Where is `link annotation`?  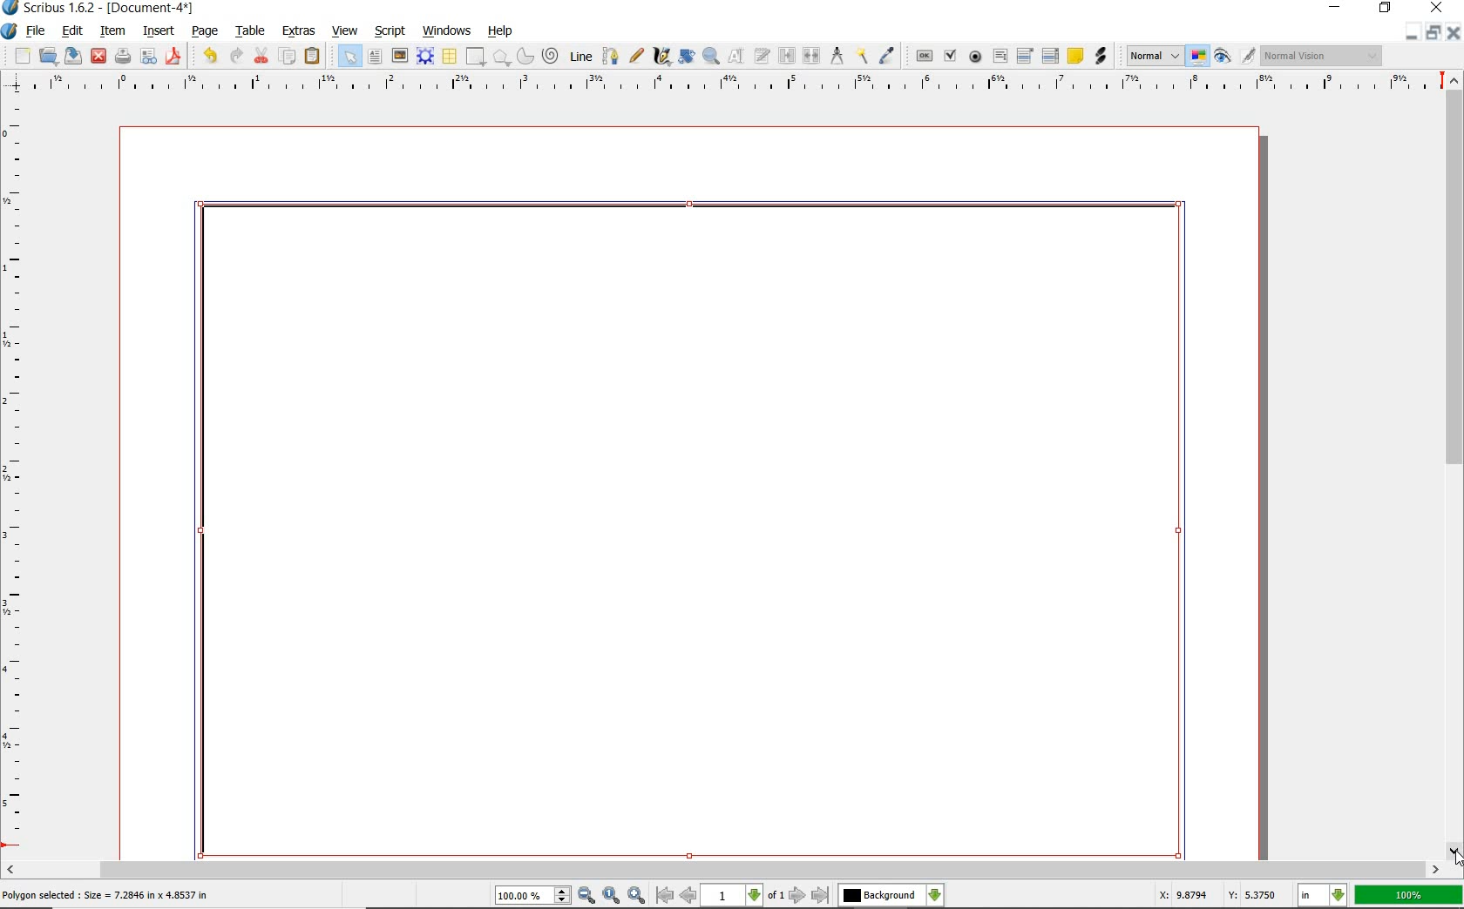 link annotation is located at coordinates (1099, 57).